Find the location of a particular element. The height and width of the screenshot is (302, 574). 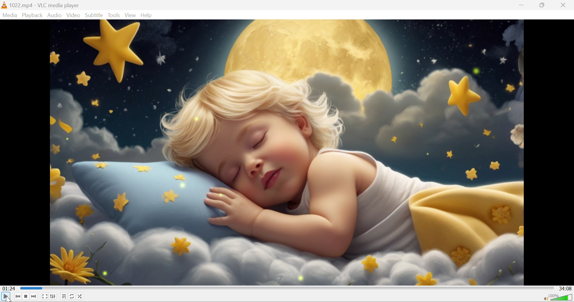

Previous media in the playlist, skip backward when held. is located at coordinates (19, 297).